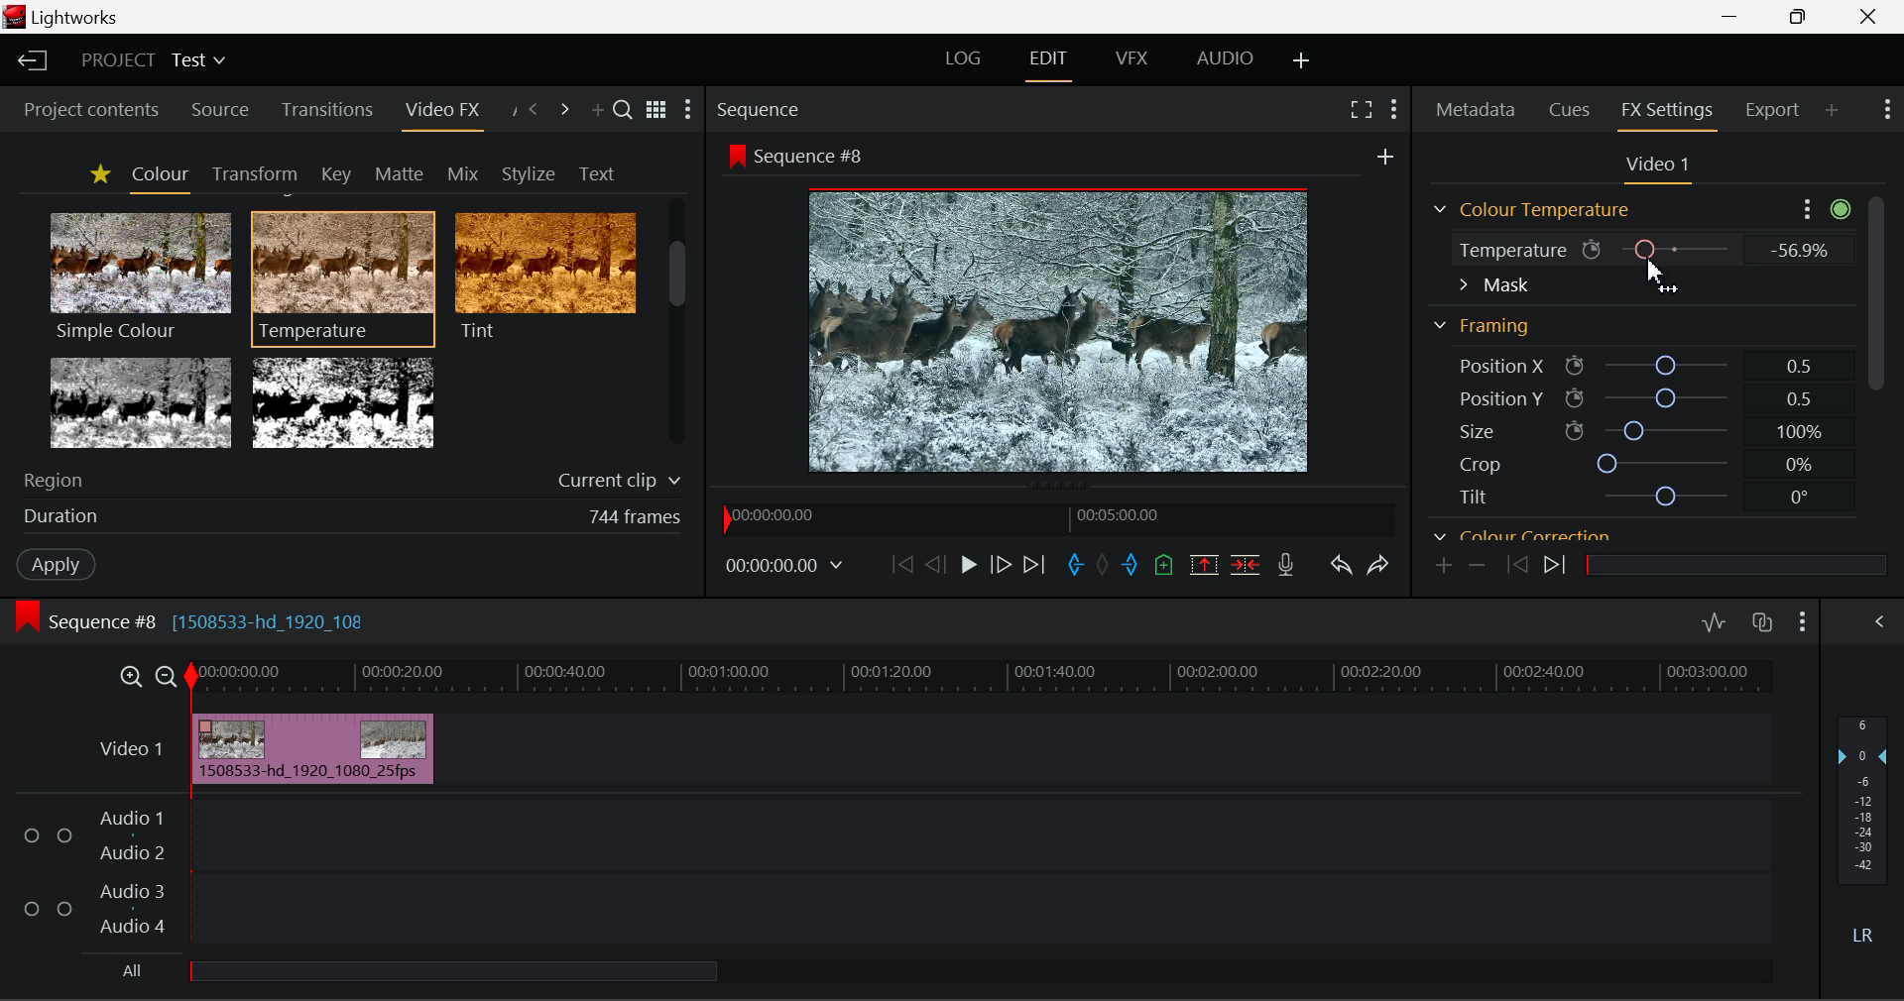 The width and height of the screenshot is (1904, 1001). Describe the element at coordinates (1285, 563) in the screenshot. I see `Record Voiceover` at that location.